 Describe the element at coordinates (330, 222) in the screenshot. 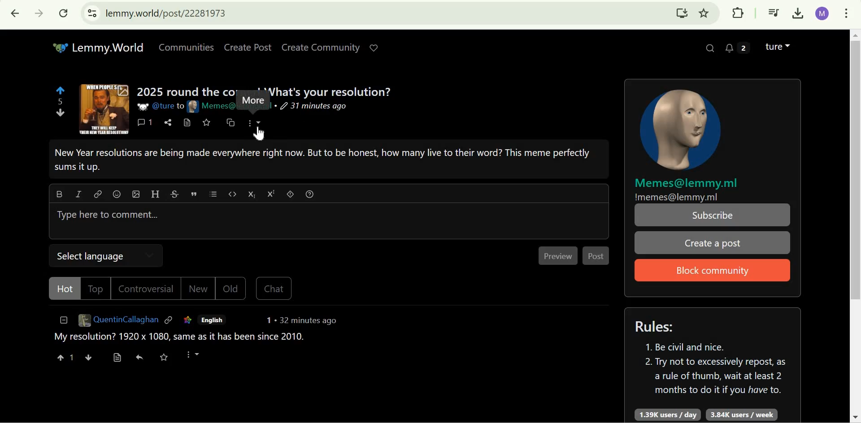

I see `Type here to comment...` at that location.